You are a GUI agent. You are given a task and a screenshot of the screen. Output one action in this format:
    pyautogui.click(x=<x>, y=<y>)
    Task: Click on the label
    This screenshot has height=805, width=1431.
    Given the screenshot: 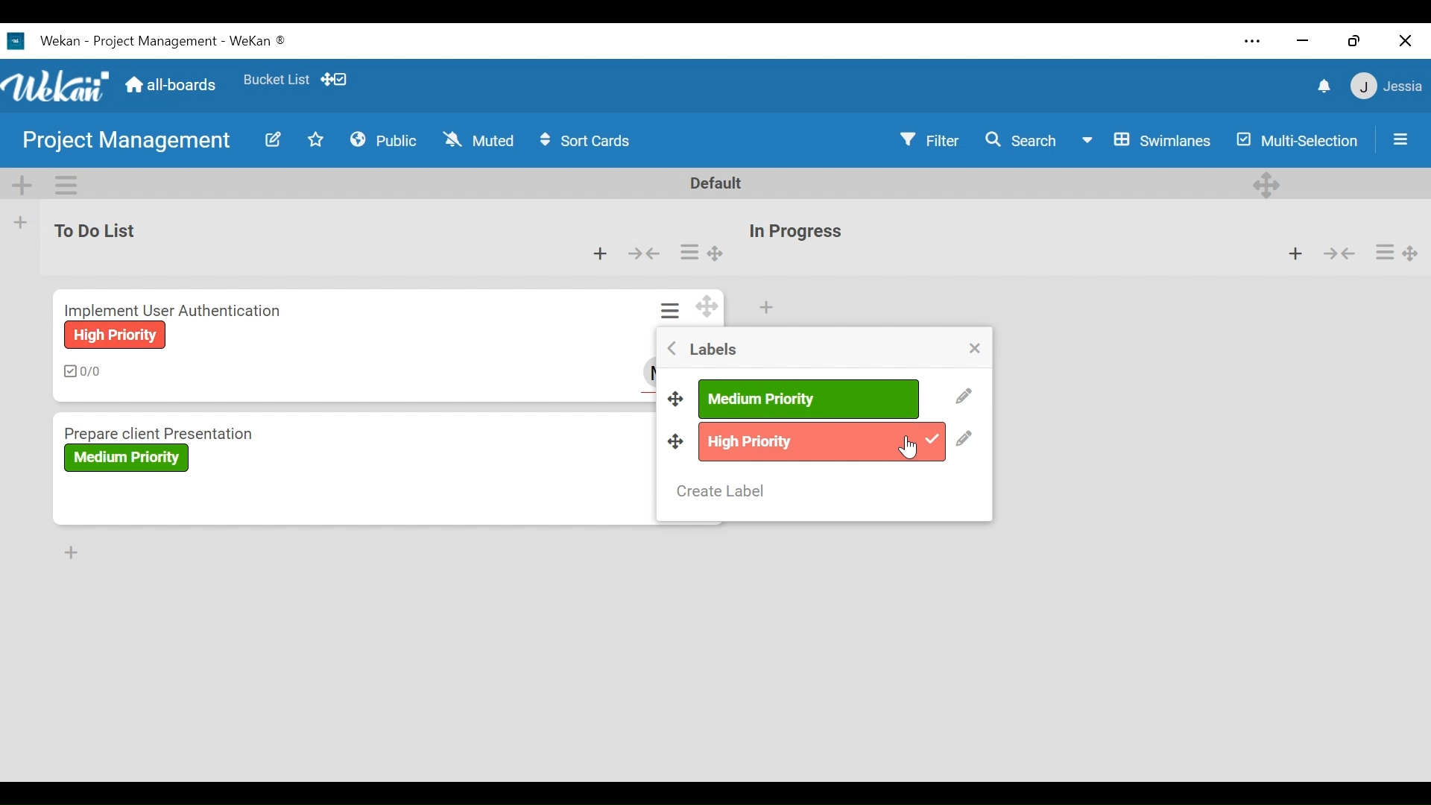 What is the action you would take?
    pyautogui.click(x=808, y=399)
    